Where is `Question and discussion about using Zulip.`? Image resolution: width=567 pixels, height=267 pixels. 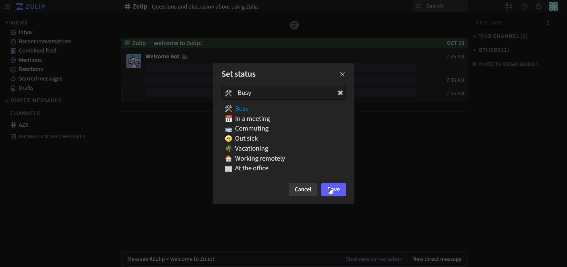 Question and discussion about using Zulip. is located at coordinates (193, 7).